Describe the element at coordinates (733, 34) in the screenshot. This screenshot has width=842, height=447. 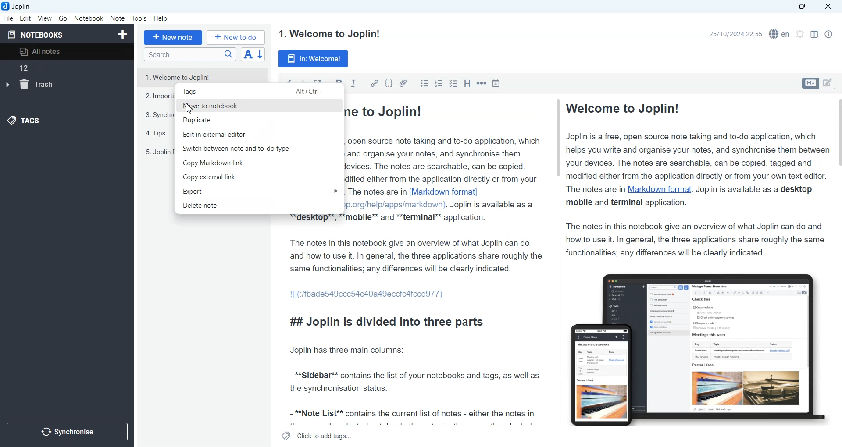
I see `25/10/2024 22:55` at that location.